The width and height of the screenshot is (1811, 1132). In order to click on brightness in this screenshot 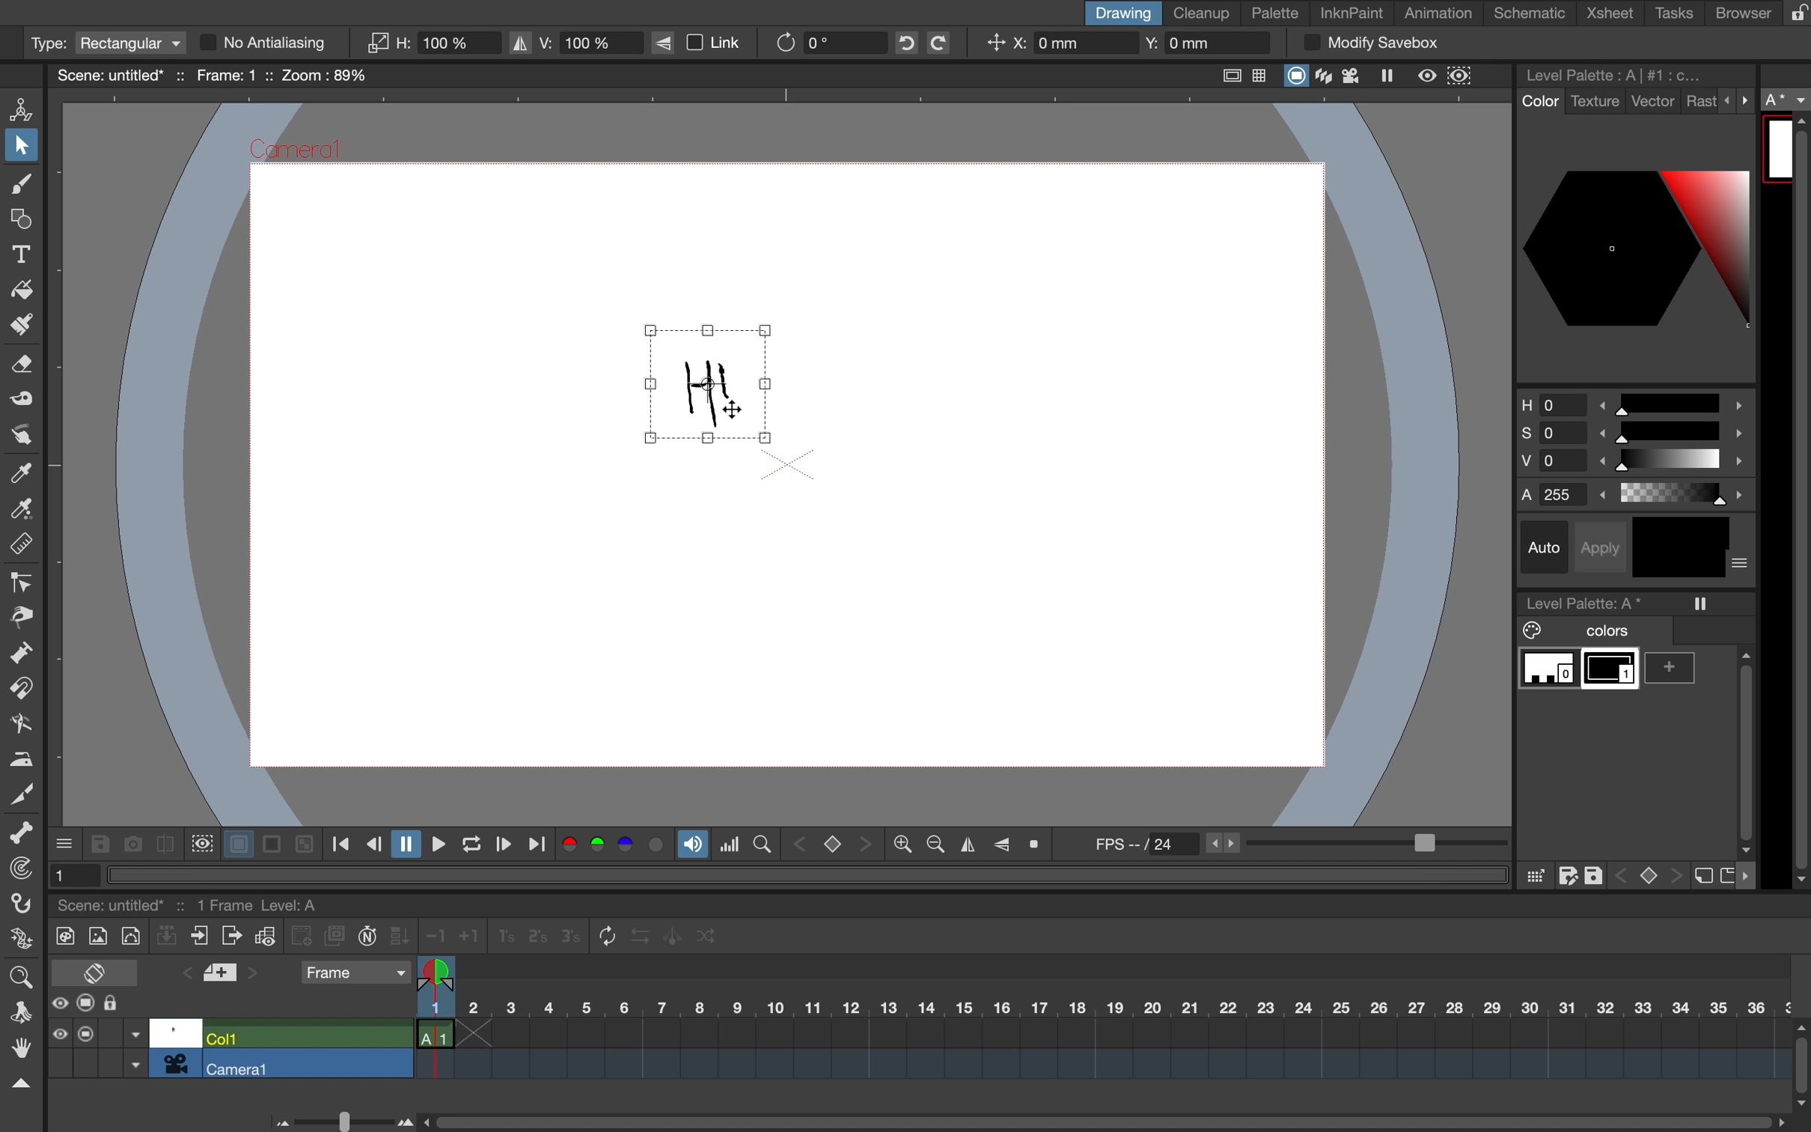, I will do `click(1637, 464)`.